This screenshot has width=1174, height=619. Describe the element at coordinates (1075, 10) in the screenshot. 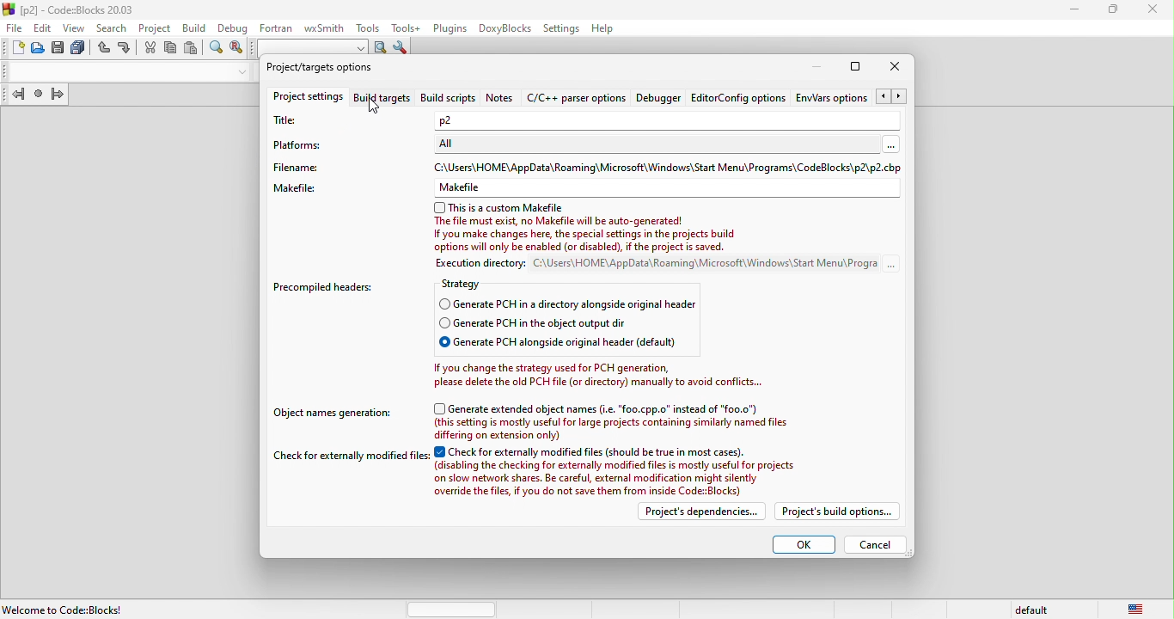

I see `minimize` at that location.